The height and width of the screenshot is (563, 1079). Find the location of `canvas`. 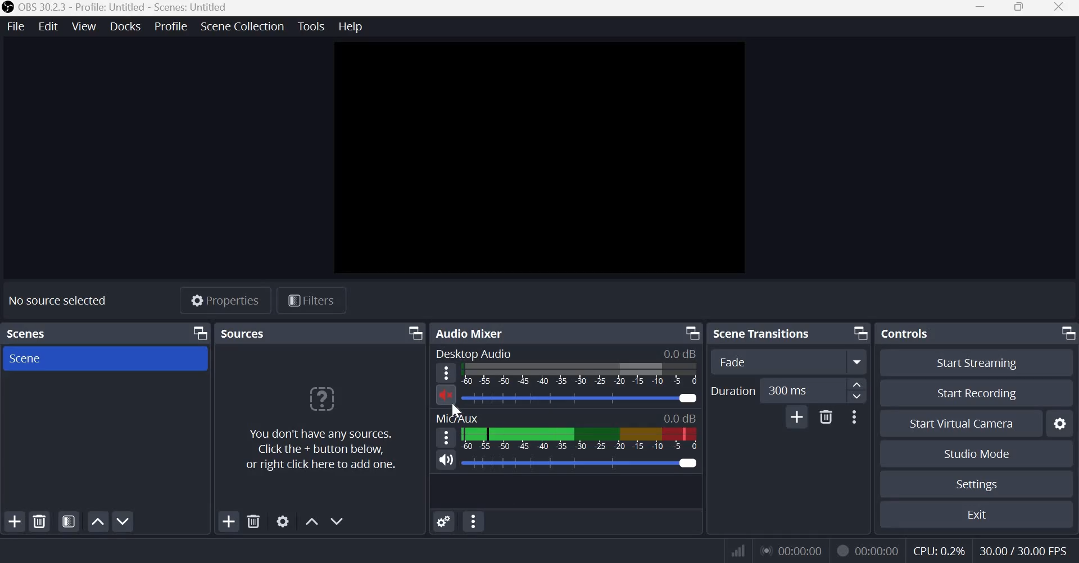

canvas is located at coordinates (536, 158).